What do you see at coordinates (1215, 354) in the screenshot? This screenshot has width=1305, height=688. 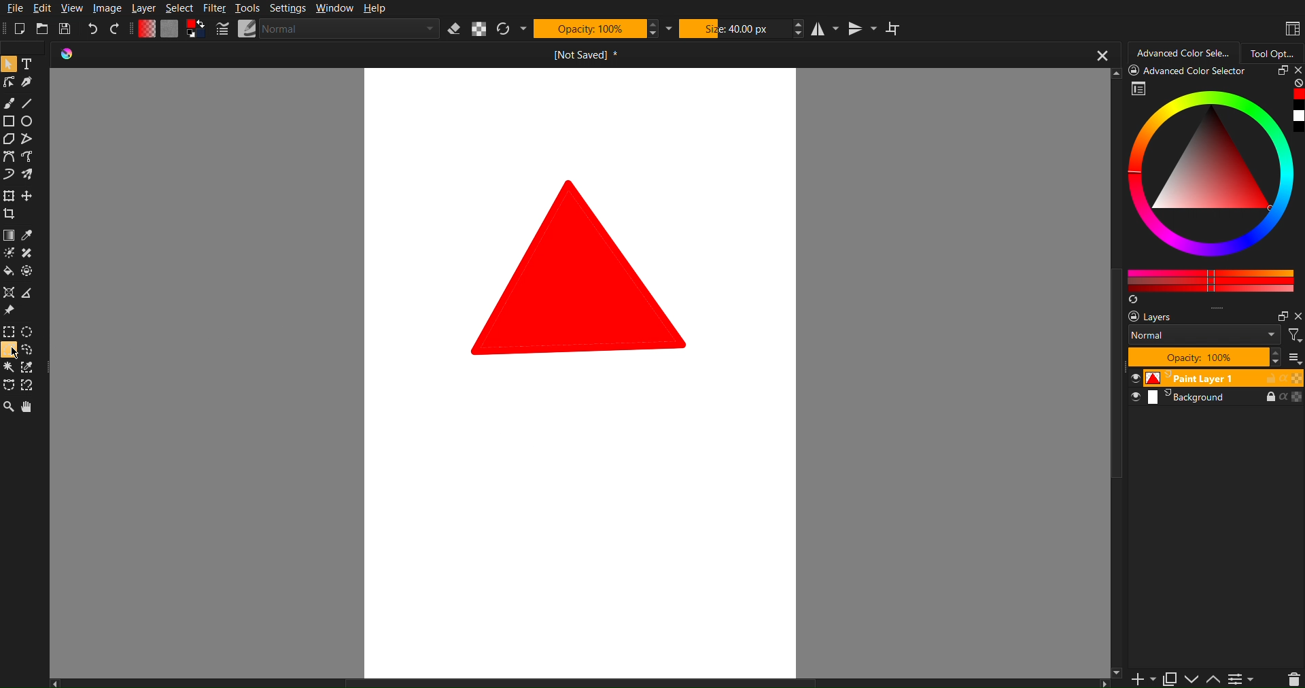 I see `Layers` at bounding box center [1215, 354].